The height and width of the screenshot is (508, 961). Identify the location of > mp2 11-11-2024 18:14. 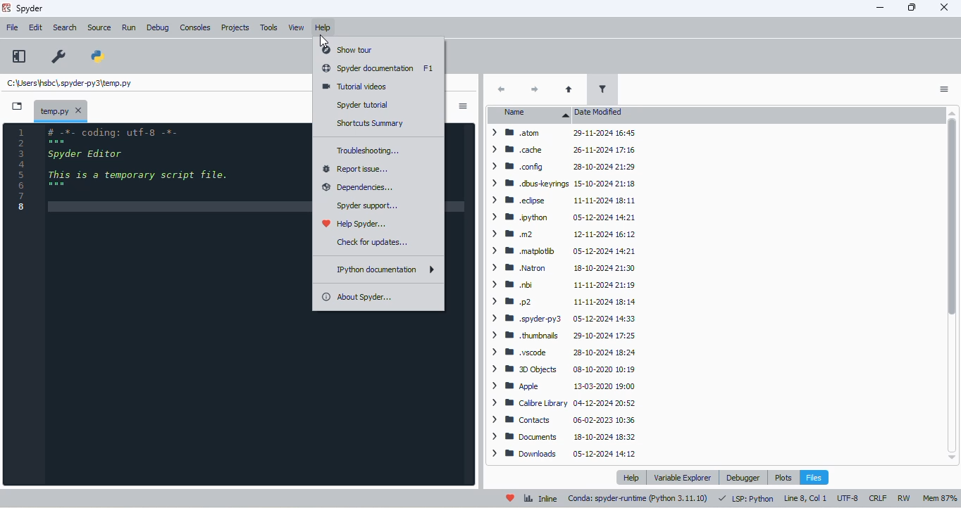
(560, 301).